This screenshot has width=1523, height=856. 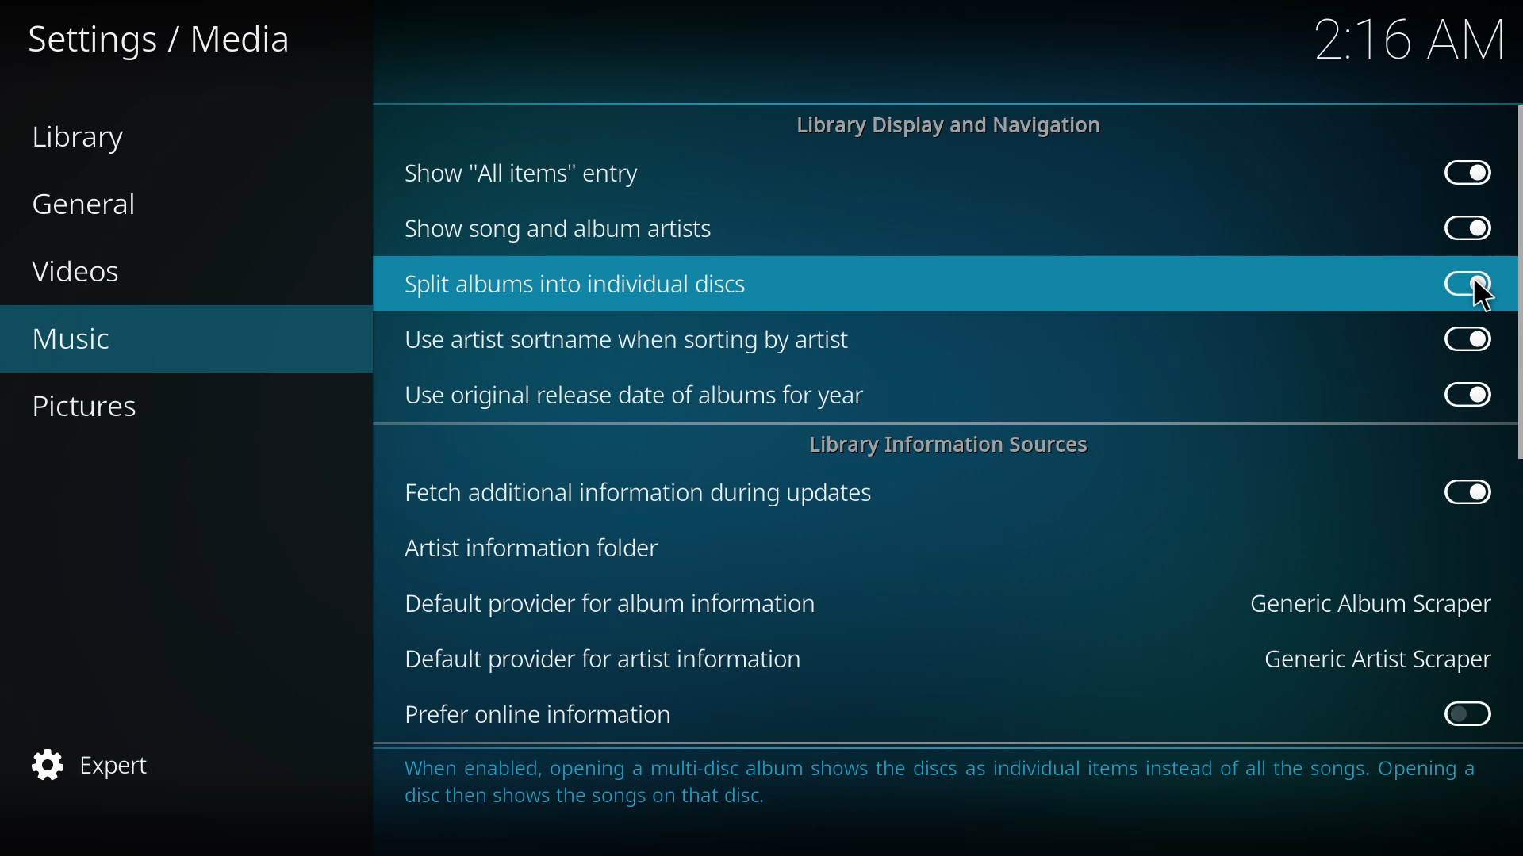 I want to click on enabled, so click(x=1467, y=491).